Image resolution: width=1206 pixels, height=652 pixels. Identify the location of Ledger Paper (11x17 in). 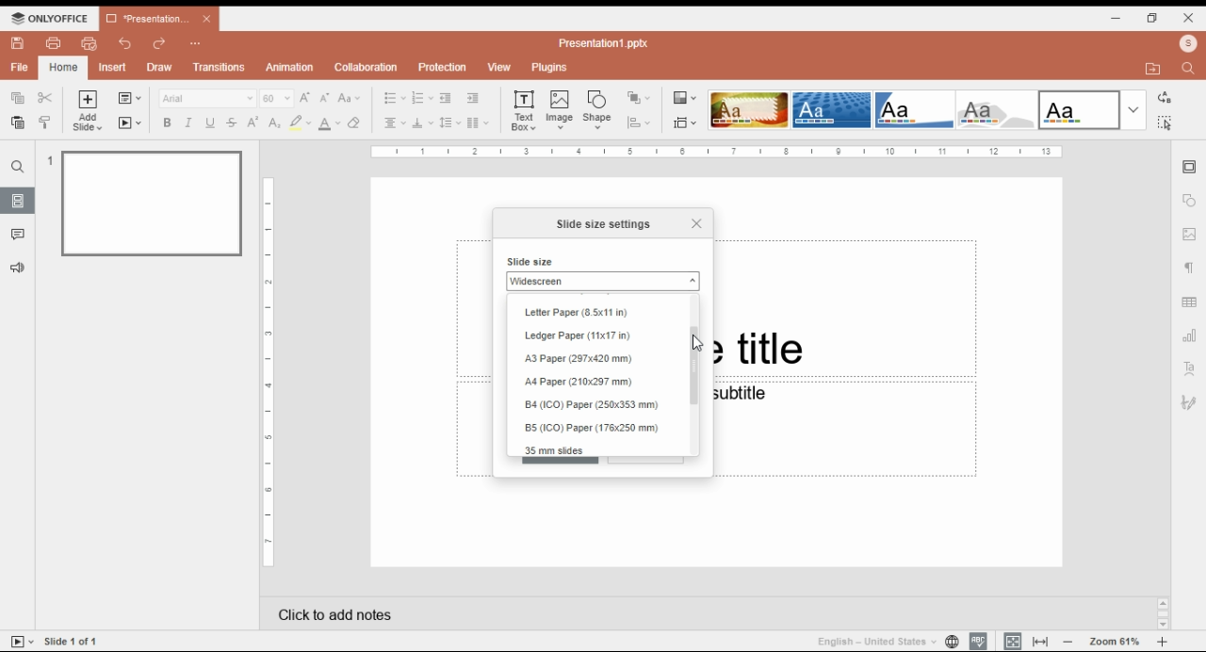
(580, 336).